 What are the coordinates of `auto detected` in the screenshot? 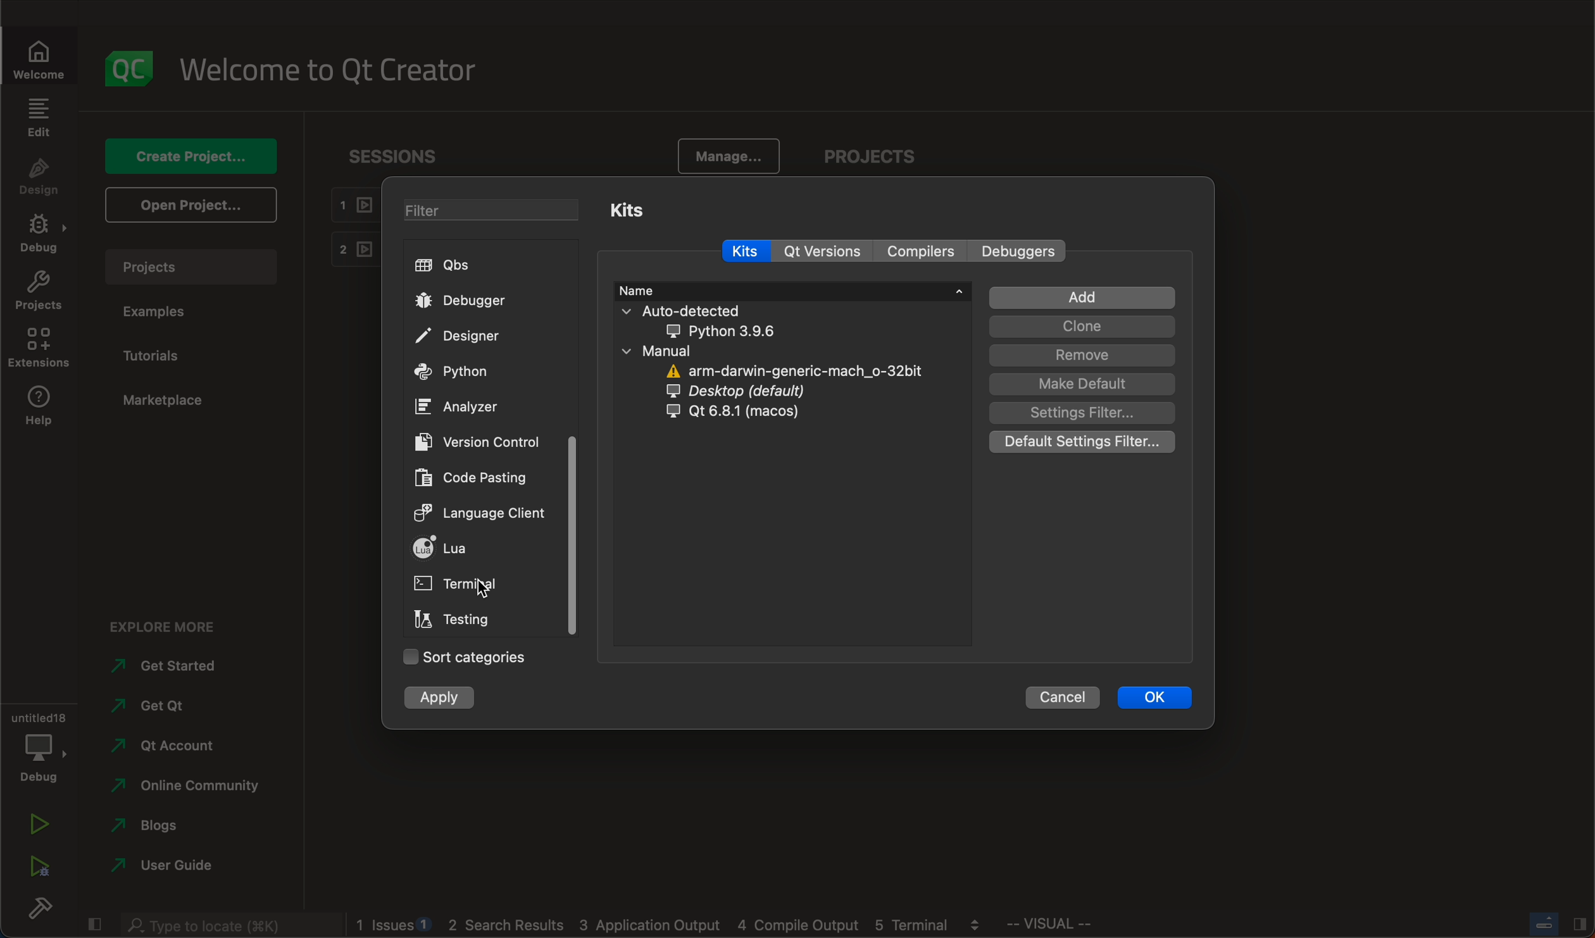 It's located at (711, 320).